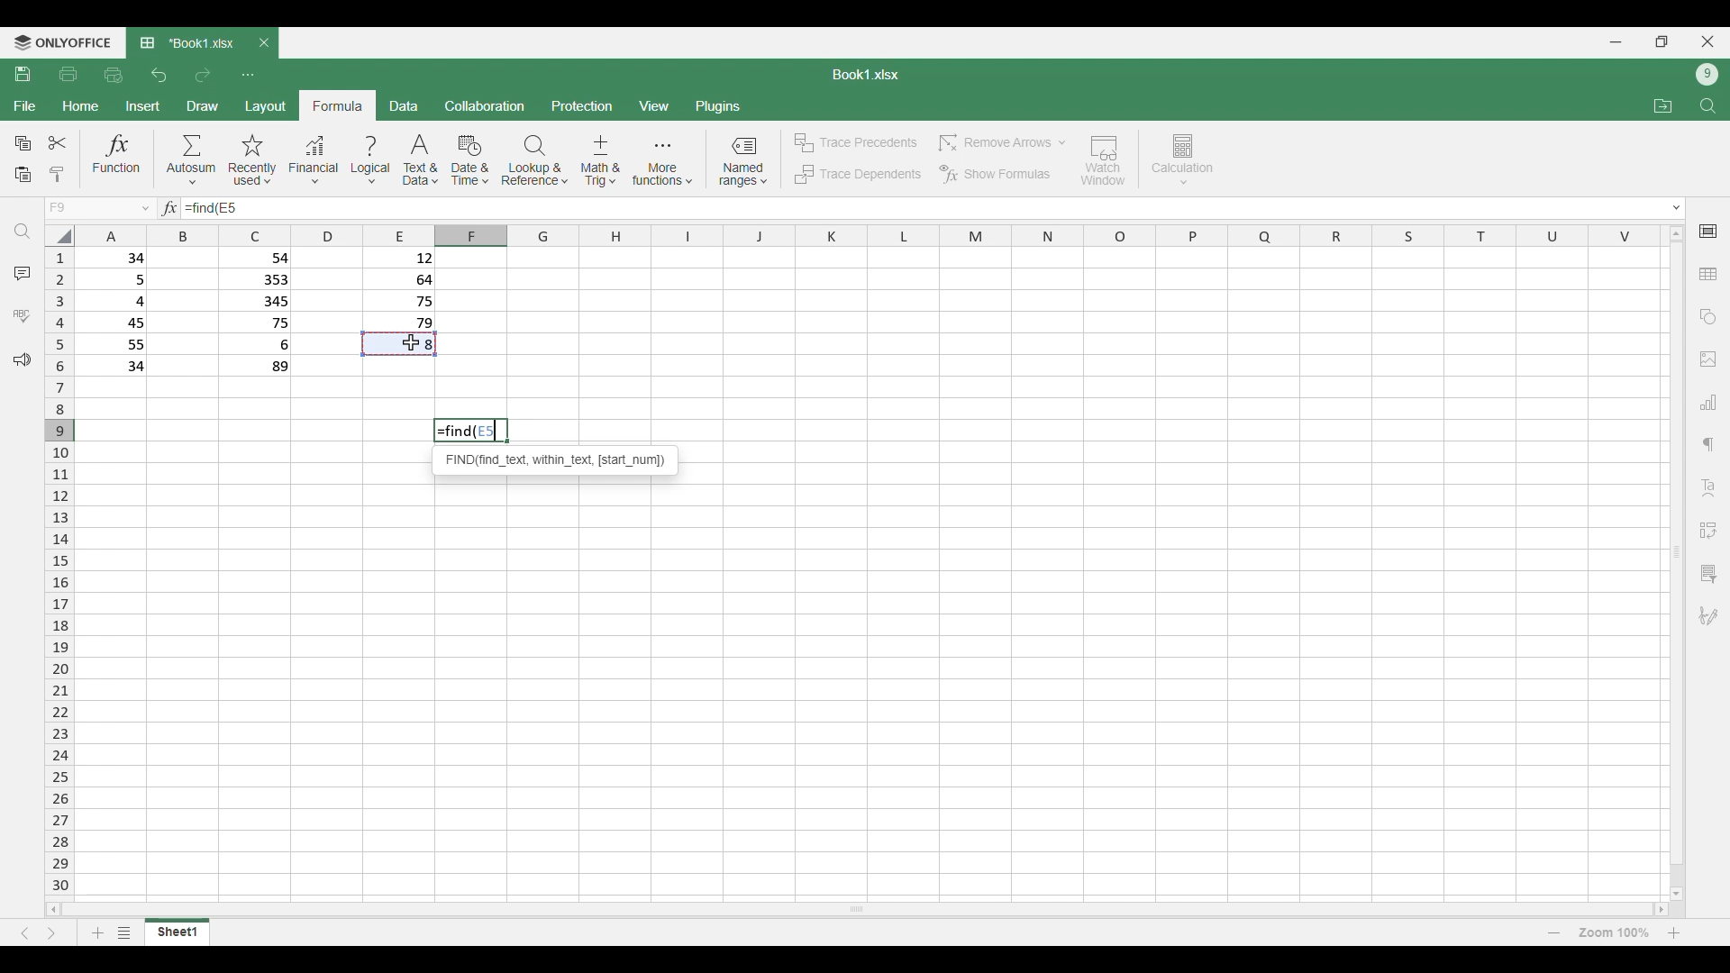 Image resolution: width=1730 pixels, height=973 pixels. I want to click on Sheet name, so click(866, 75).